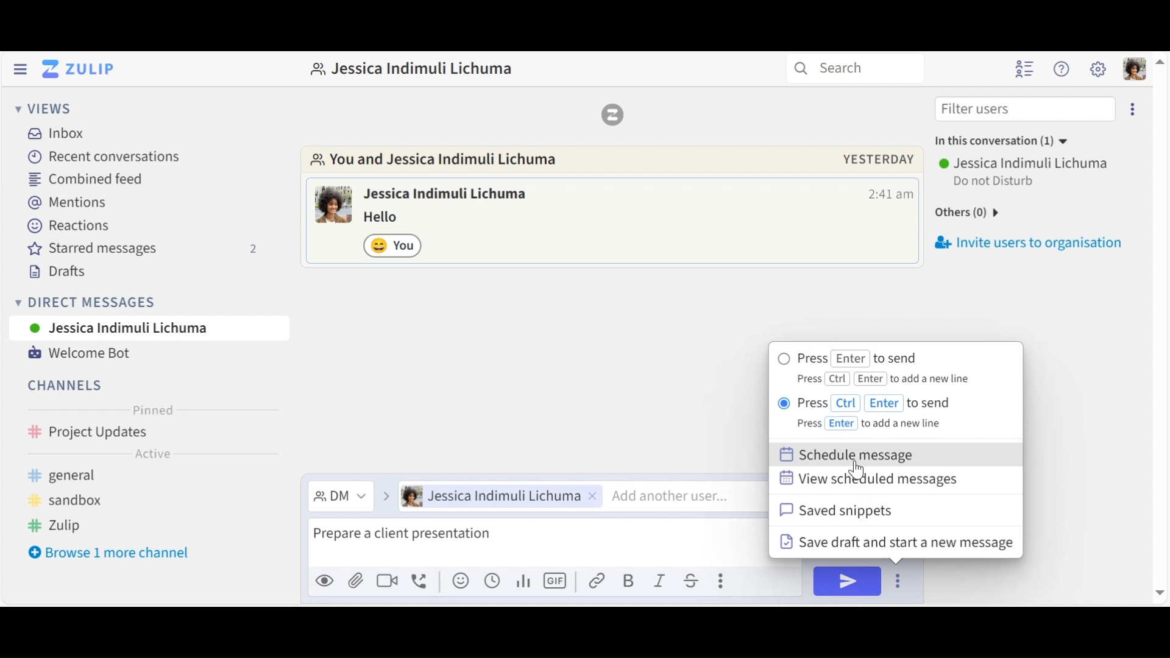 Image resolution: width=1170 pixels, height=658 pixels. I want to click on View scheduled message, so click(872, 480).